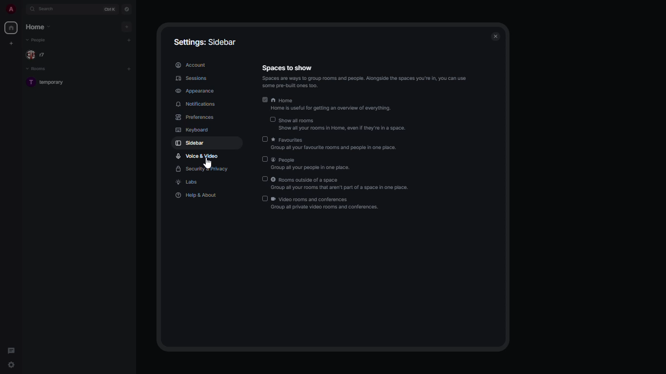 The image size is (666, 374). Describe the element at coordinates (326, 204) in the screenshot. I see `video rooms and conferences` at that location.